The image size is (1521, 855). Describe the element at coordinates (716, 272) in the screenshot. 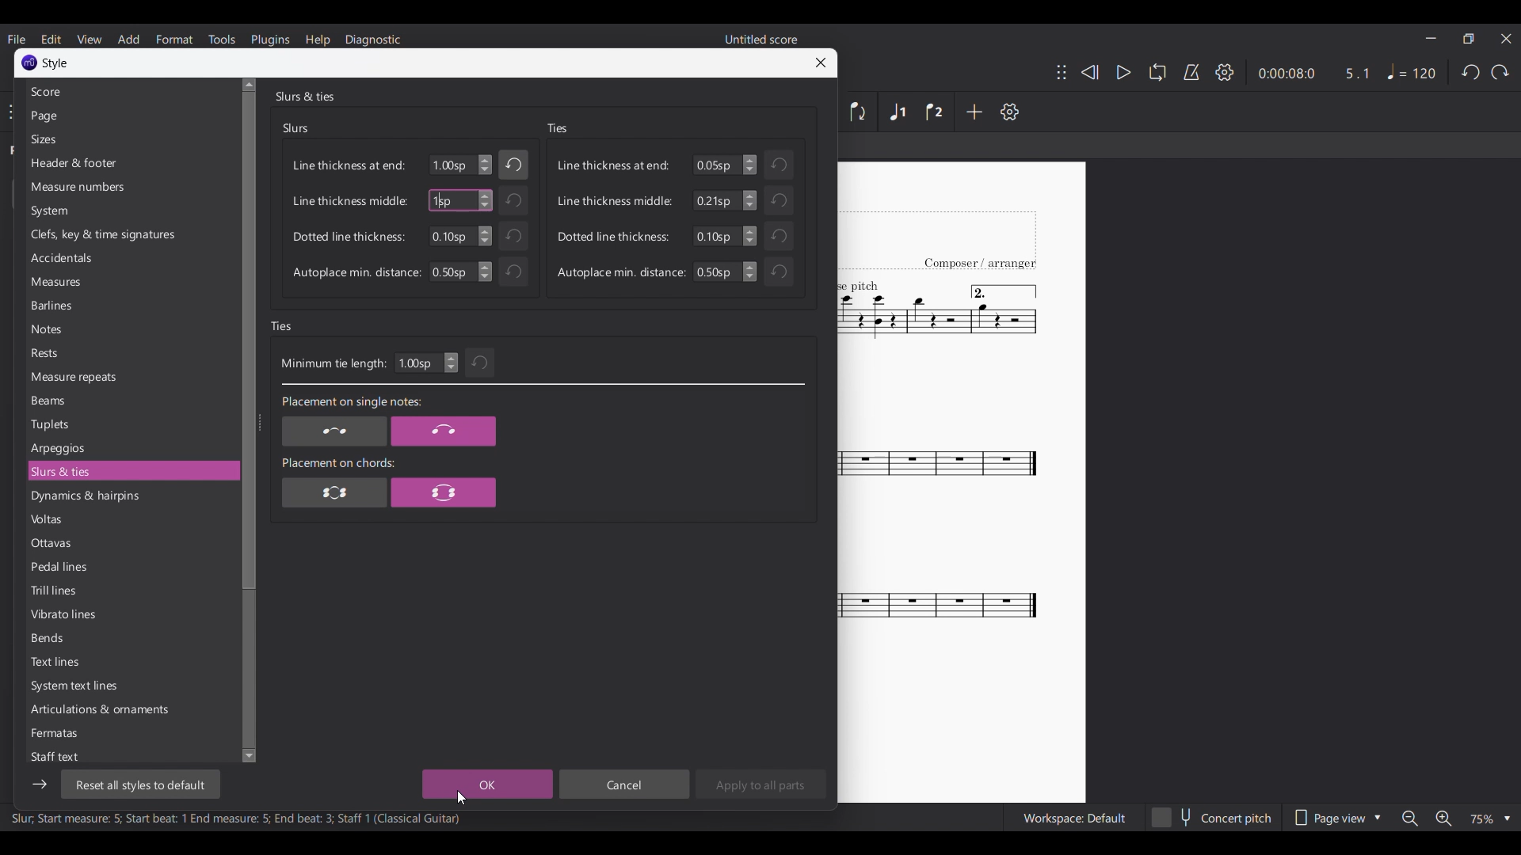

I see `Input autoplace min. distance` at that location.